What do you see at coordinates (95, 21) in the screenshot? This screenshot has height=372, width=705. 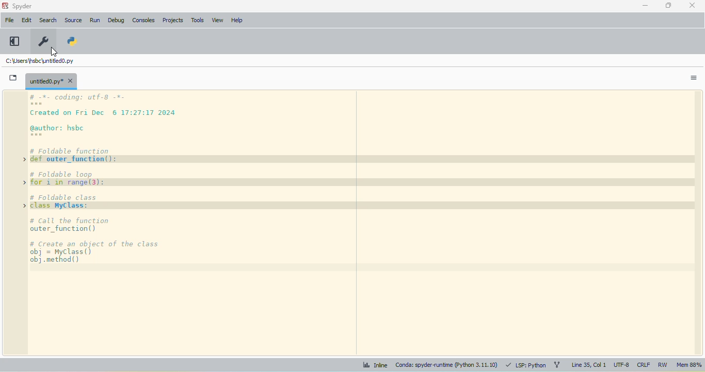 I see `run` at bounding box center [95, 21].